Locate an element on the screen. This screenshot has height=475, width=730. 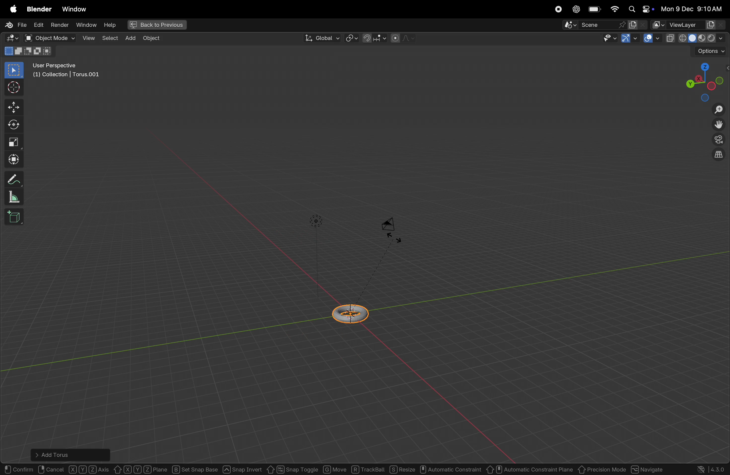
add cube is located at coordinates (16, 218).